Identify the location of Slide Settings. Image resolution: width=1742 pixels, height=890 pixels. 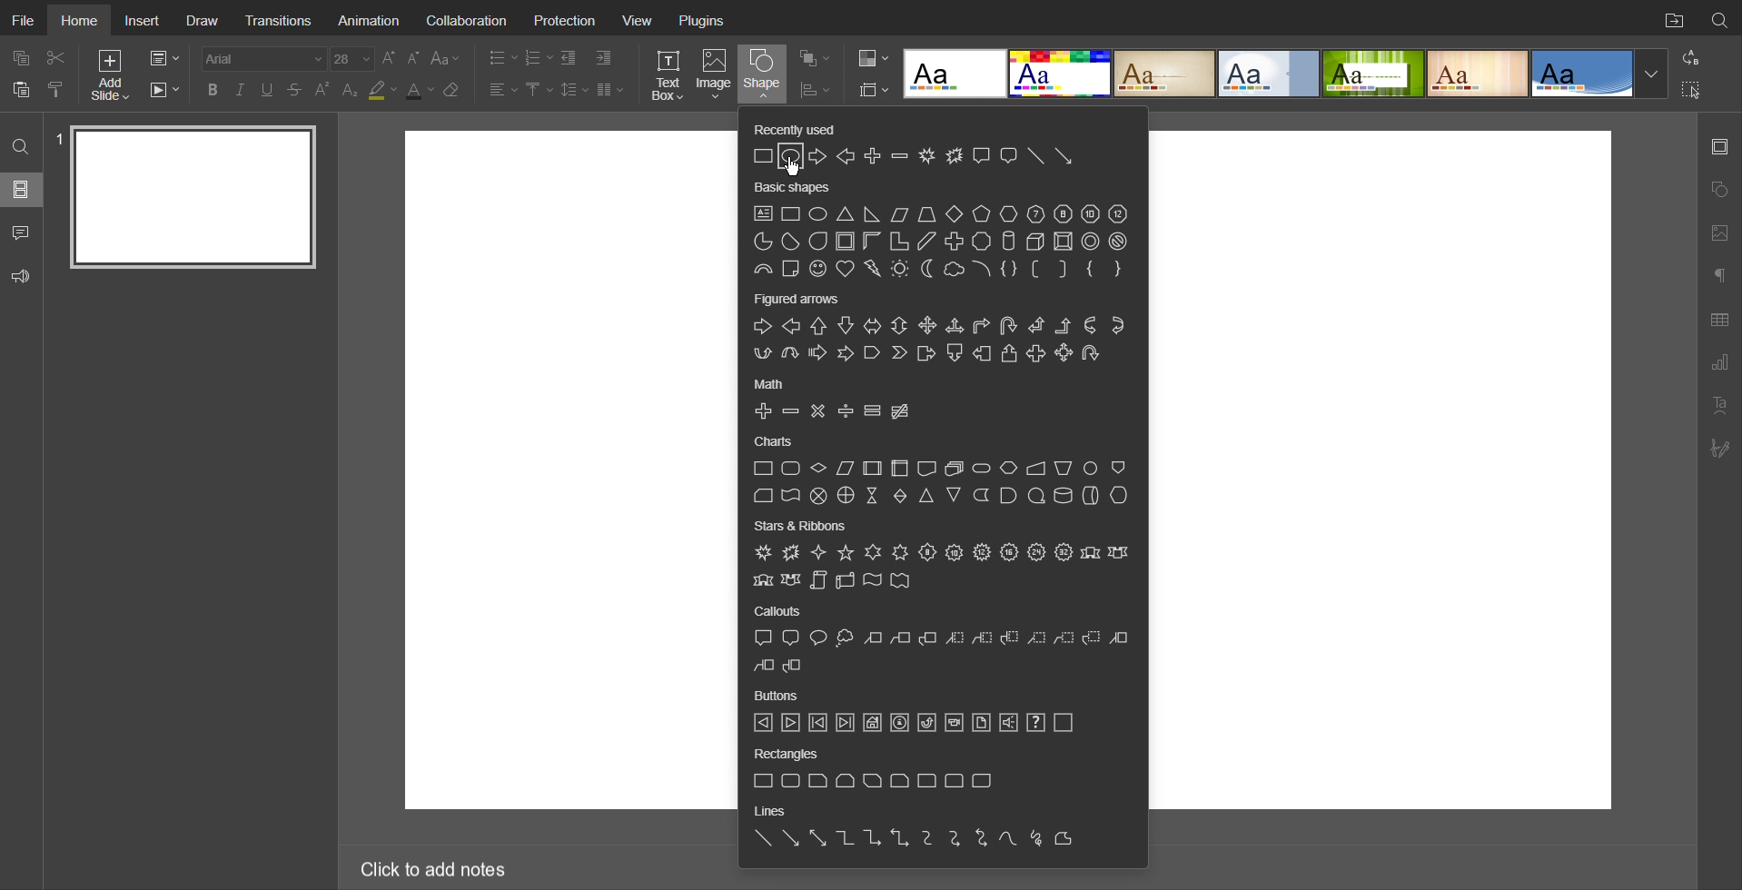
(163, 59).